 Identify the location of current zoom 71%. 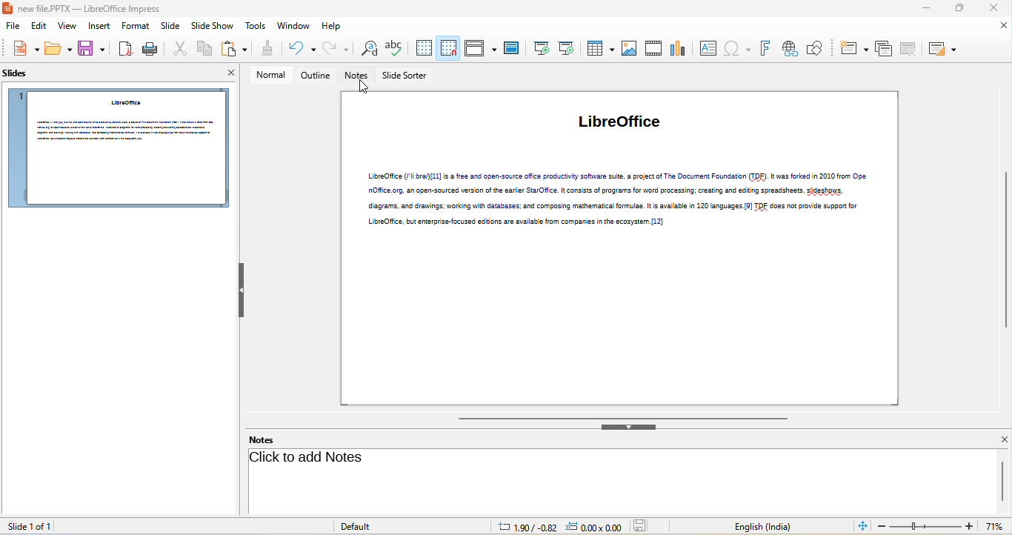
(998, 527).